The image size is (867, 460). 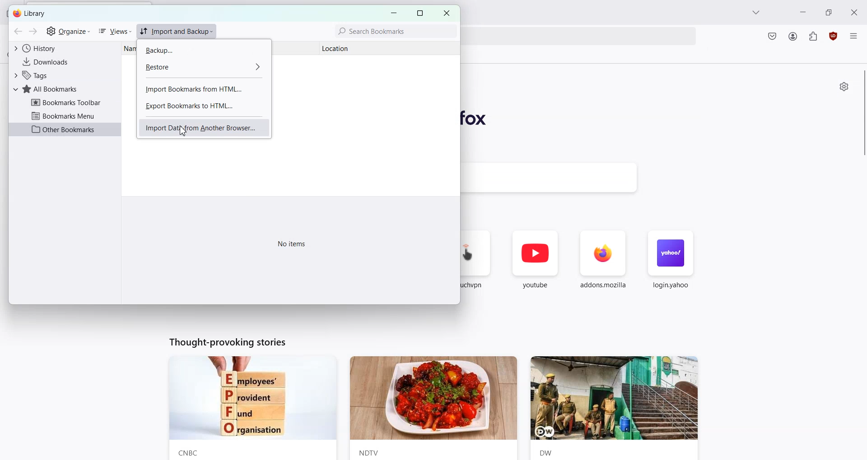 I want to click on Open application menu, so click(x=854, y=34).